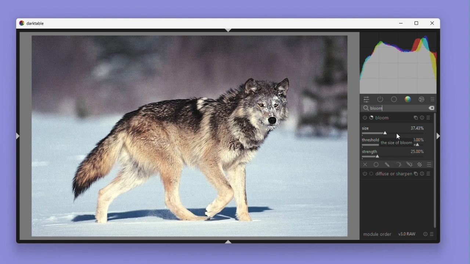 This screenshot has width=470, height=264. Describe the element at coordinates (399, 165) in the screenshot. I see `Parameter mask` at that location.